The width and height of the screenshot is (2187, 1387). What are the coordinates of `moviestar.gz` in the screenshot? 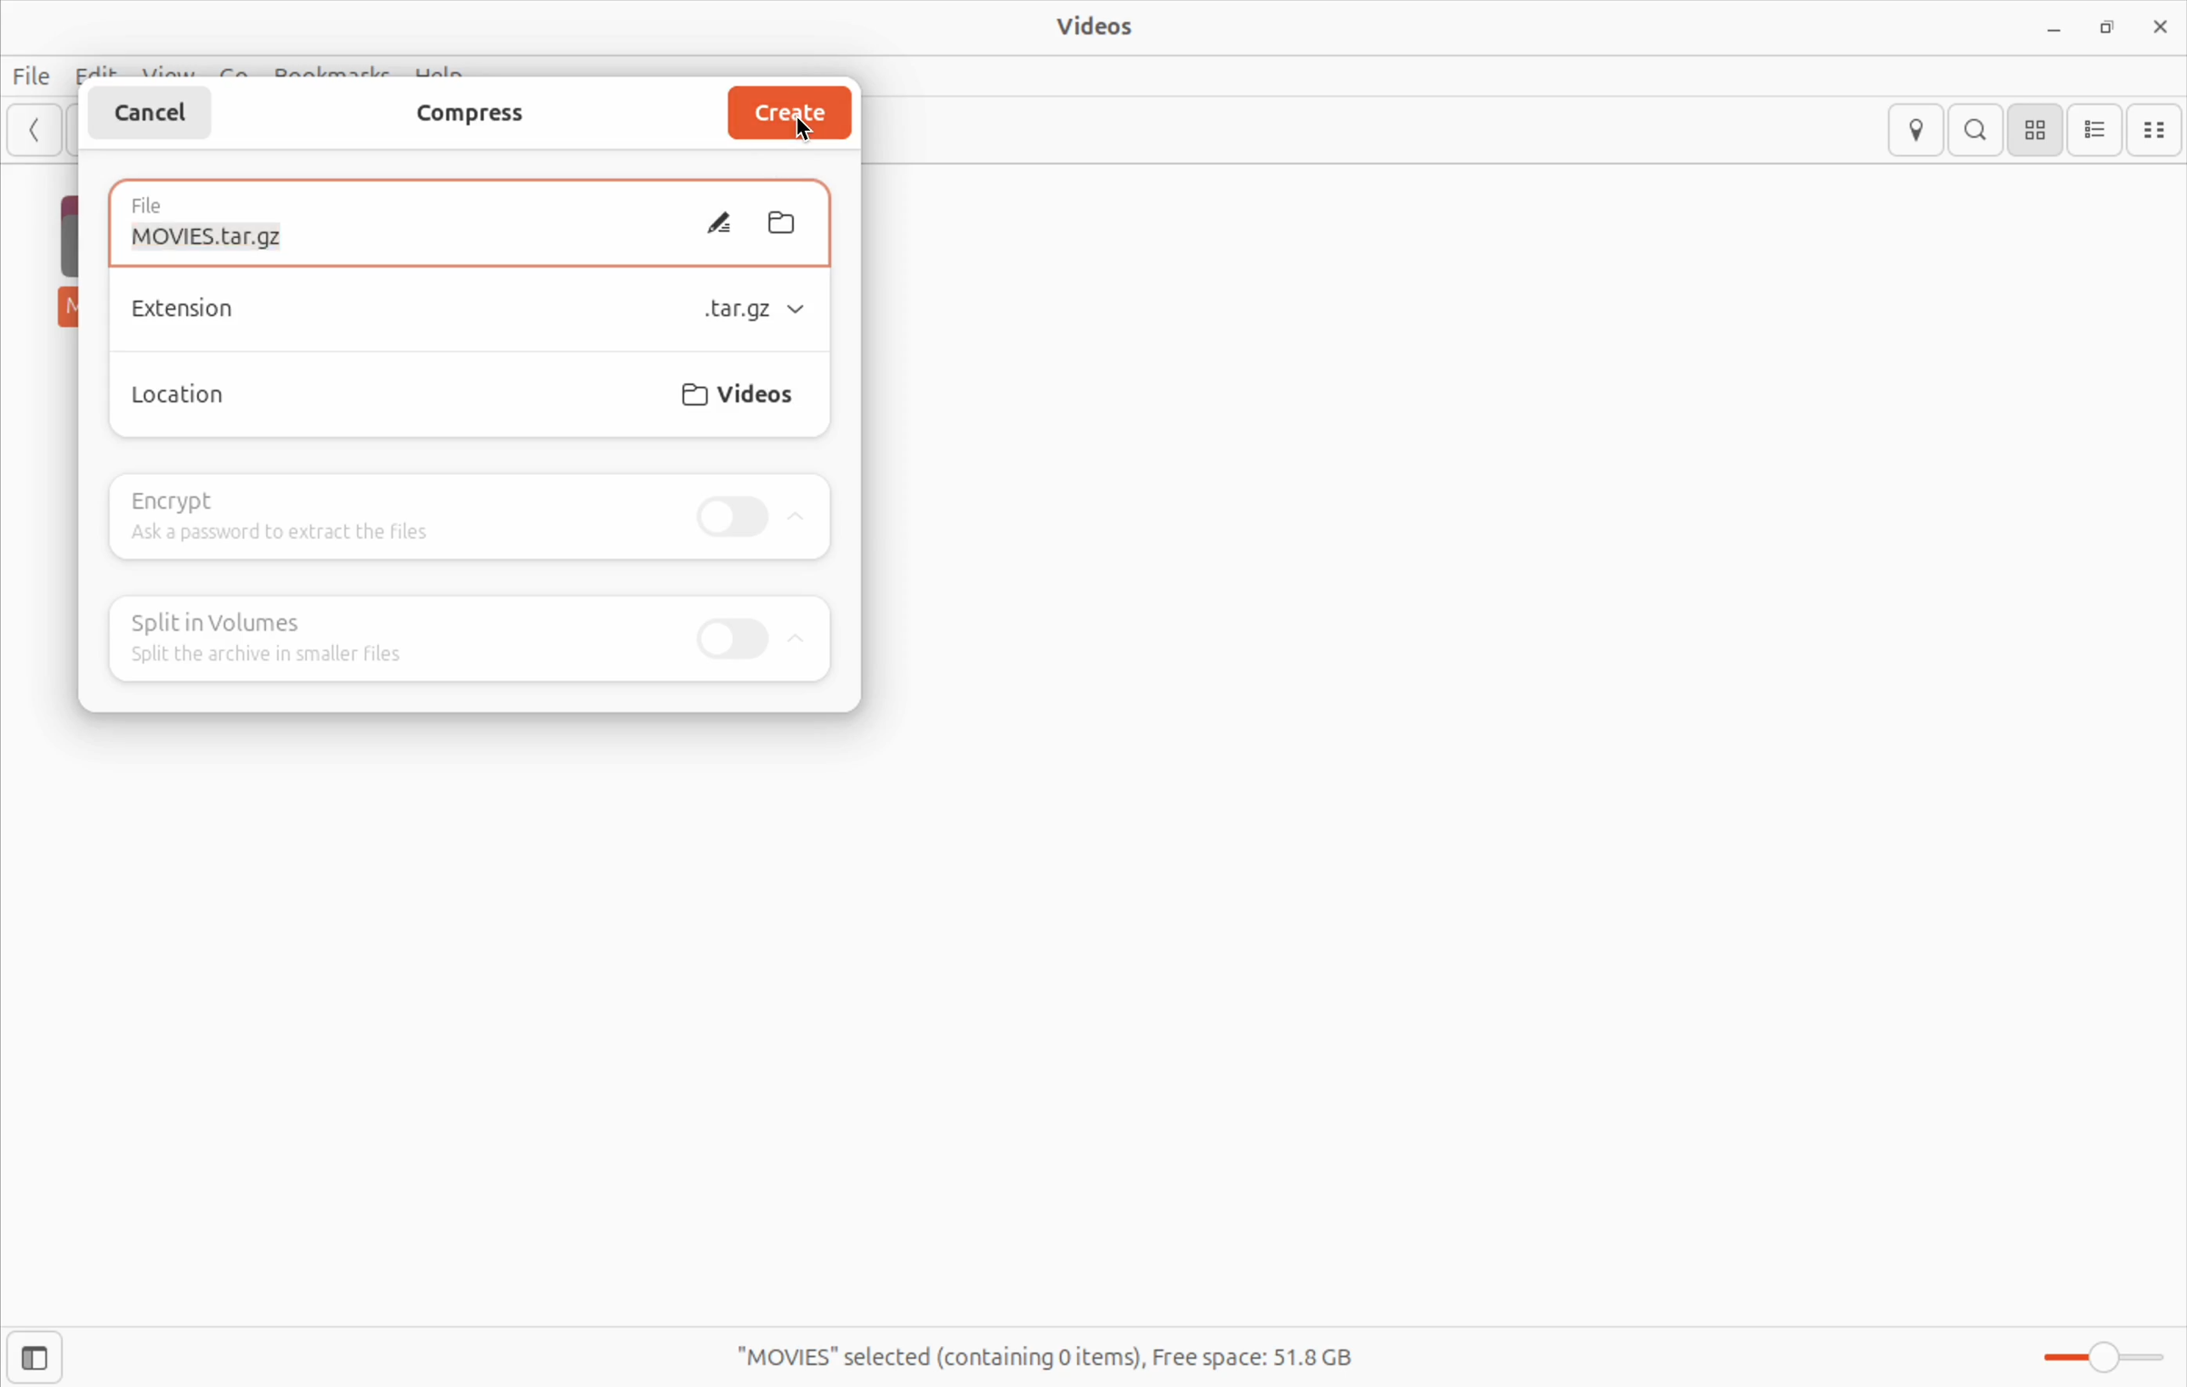 It's located at (238, 237).